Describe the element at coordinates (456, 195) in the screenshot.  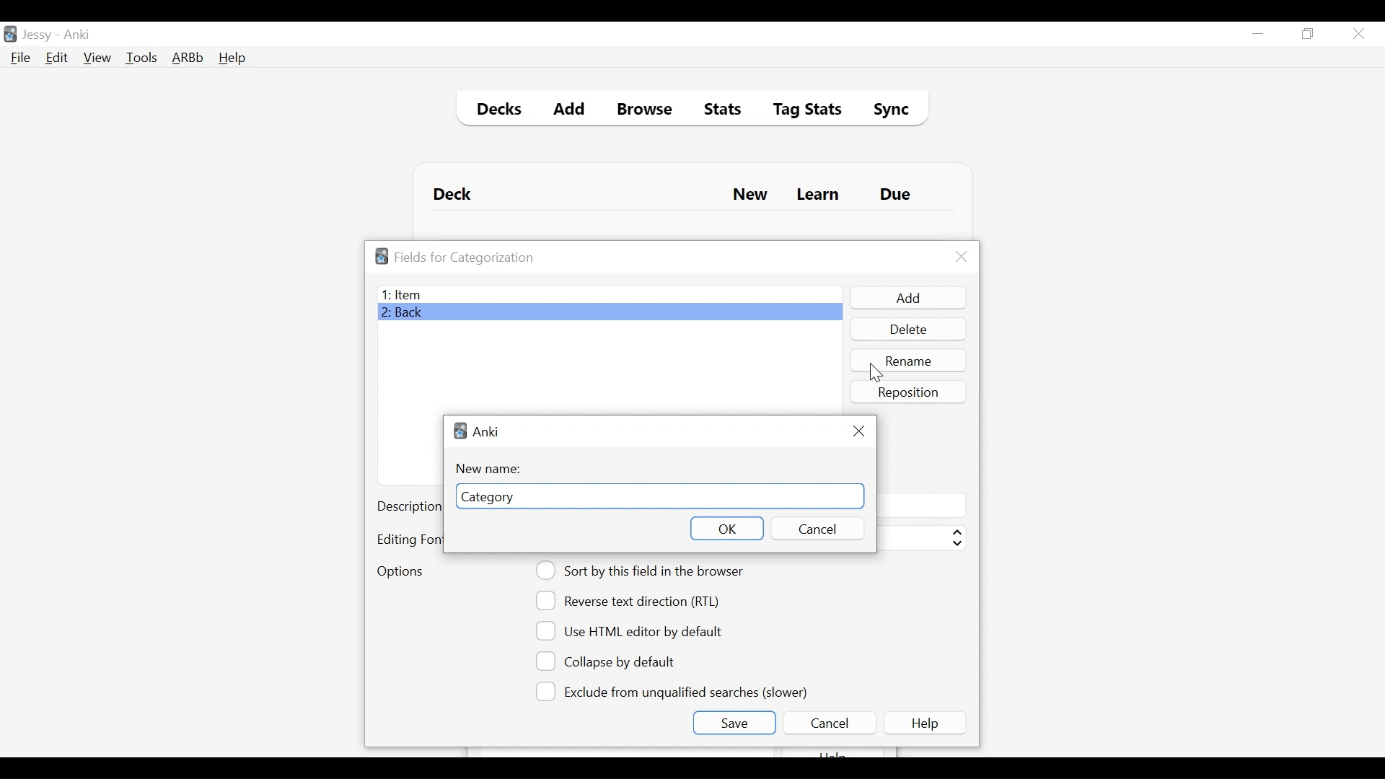
I see `Deck` at that location.